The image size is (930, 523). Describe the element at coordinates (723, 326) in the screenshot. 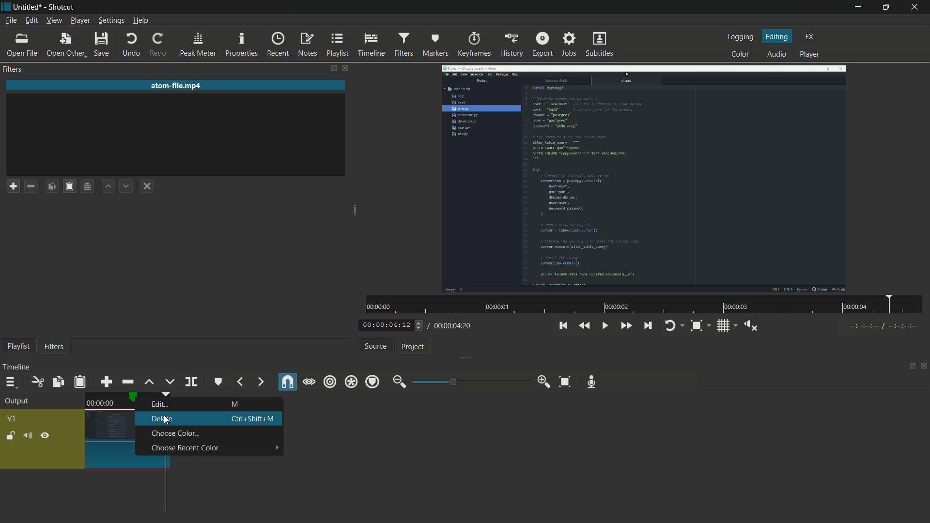

I see `toggle grid` at that location.